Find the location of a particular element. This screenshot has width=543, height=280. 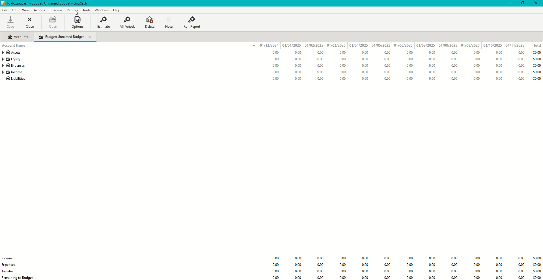

0.00 is located at coordinates (387, 79).